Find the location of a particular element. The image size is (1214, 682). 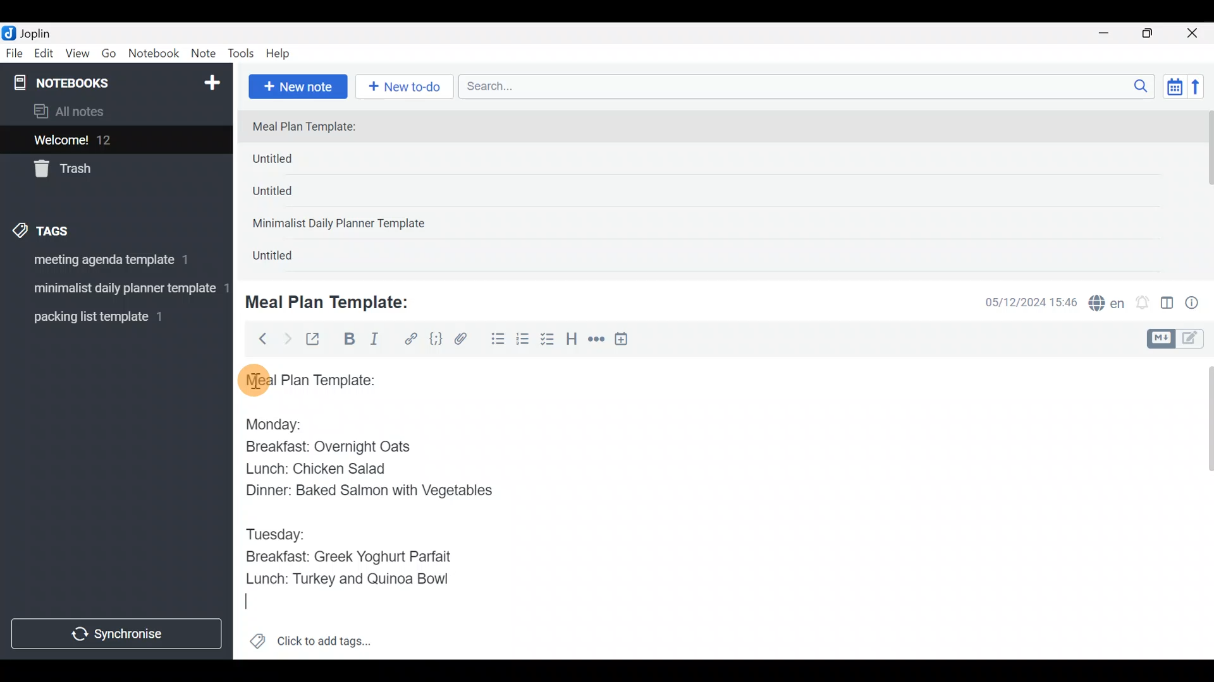

Insert time is located at coordinates (627, 341).